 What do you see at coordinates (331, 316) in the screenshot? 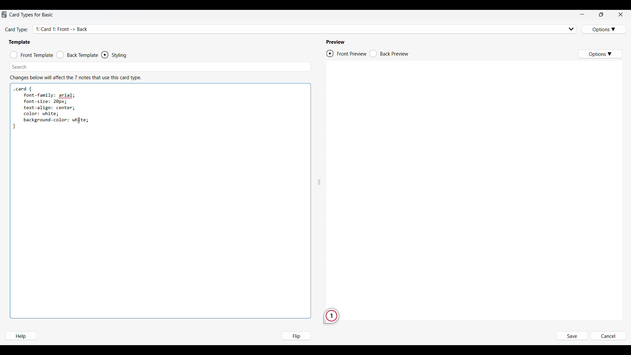
I see `Grammarly extension` at bounding box center [331, 316].